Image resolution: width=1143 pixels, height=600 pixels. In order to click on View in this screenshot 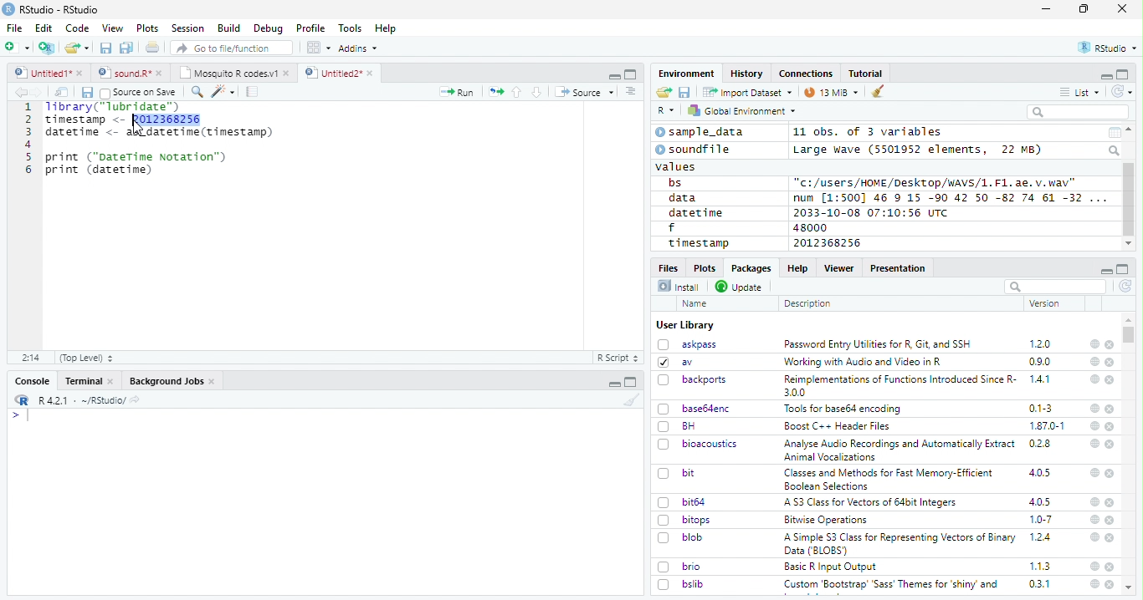, I will do `click(113, 28)`.